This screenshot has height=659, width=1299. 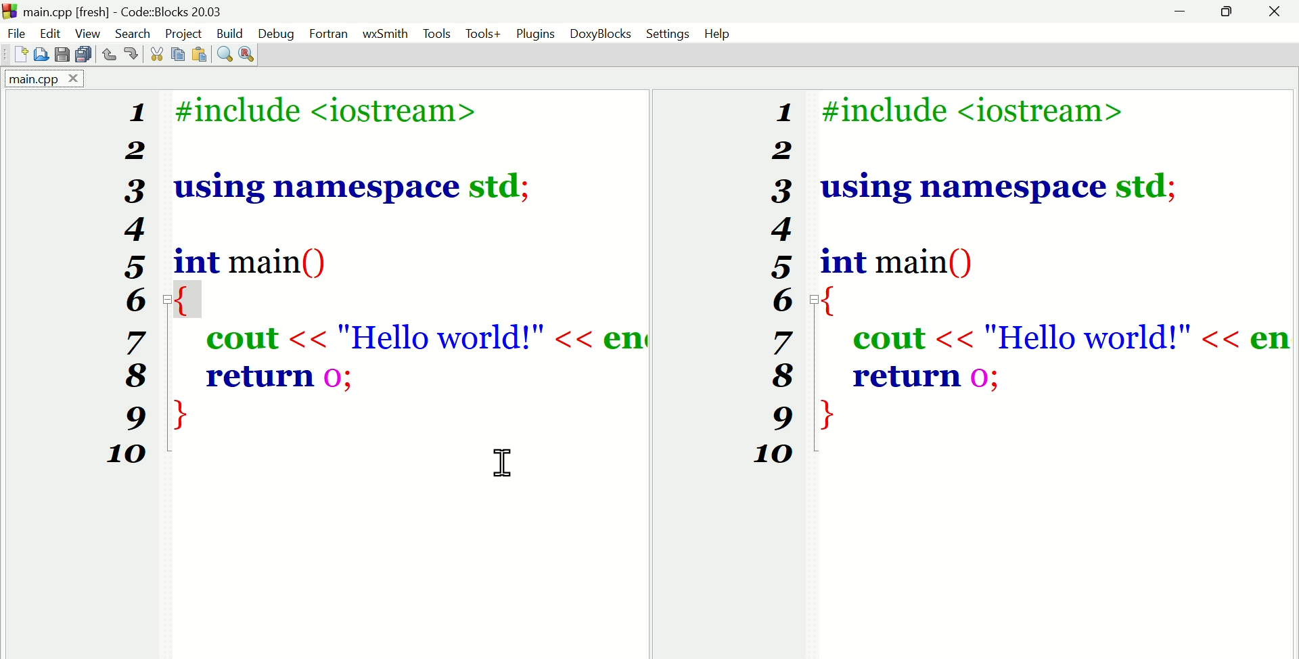 I want to click on Debug, so click(x=276, y=33).